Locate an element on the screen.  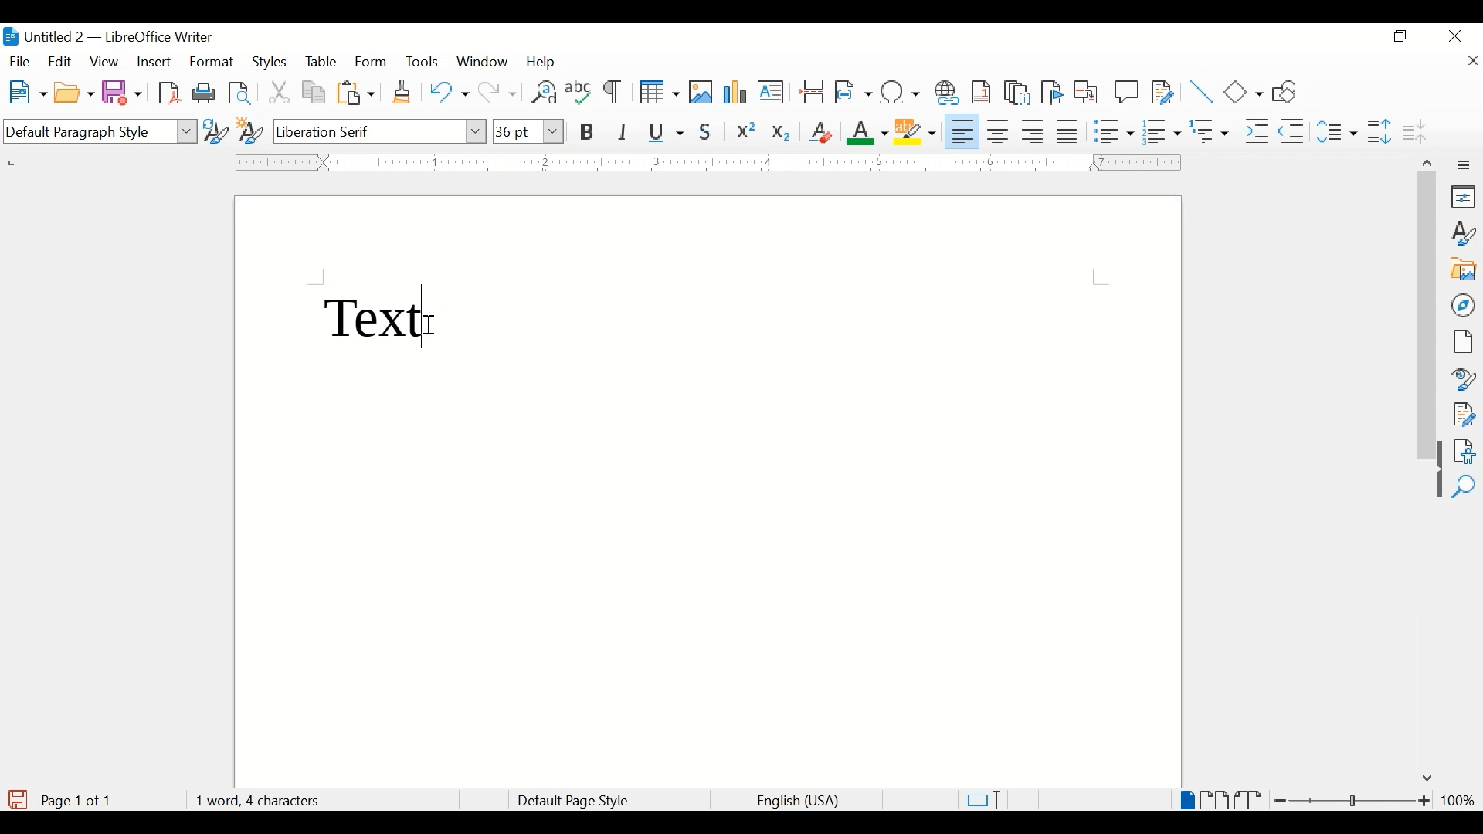
bold is located at coordinates (588, 133).